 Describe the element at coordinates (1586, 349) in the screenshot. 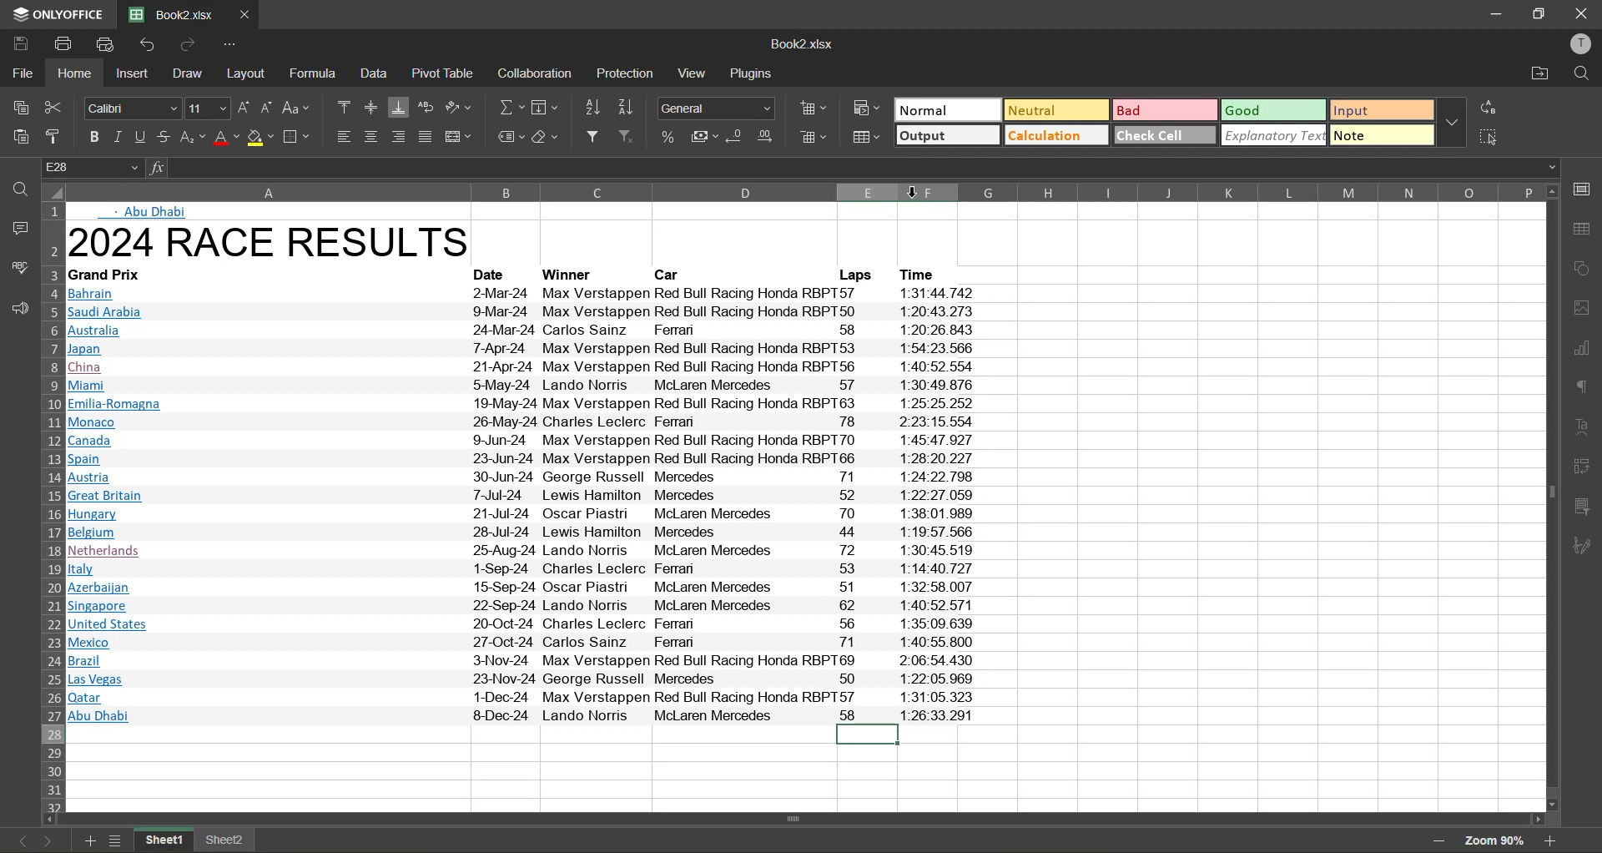

I see `charts` at that location.